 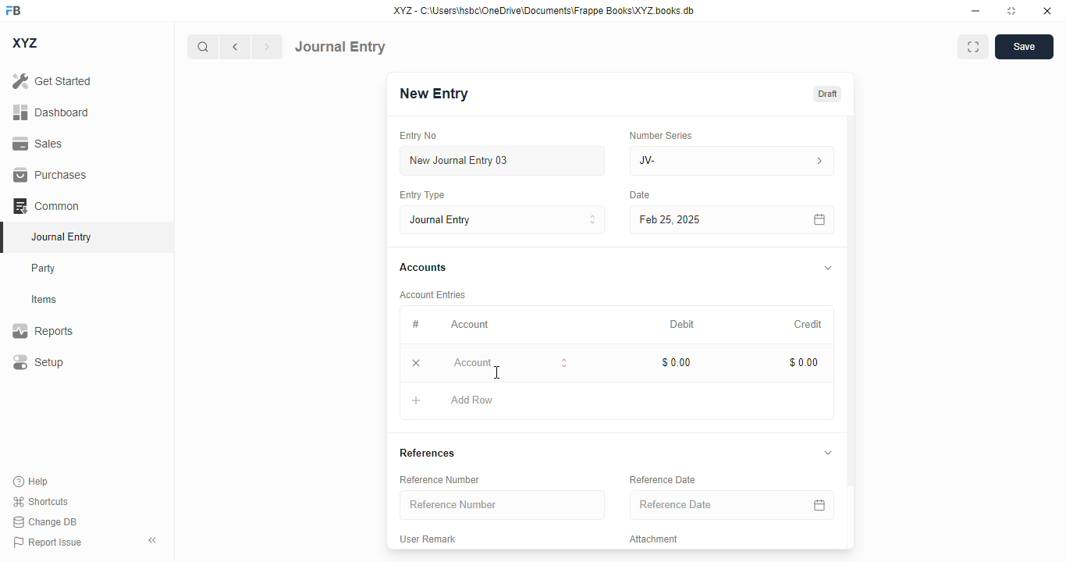 I want to click on save, so click(x=1025, y=47).